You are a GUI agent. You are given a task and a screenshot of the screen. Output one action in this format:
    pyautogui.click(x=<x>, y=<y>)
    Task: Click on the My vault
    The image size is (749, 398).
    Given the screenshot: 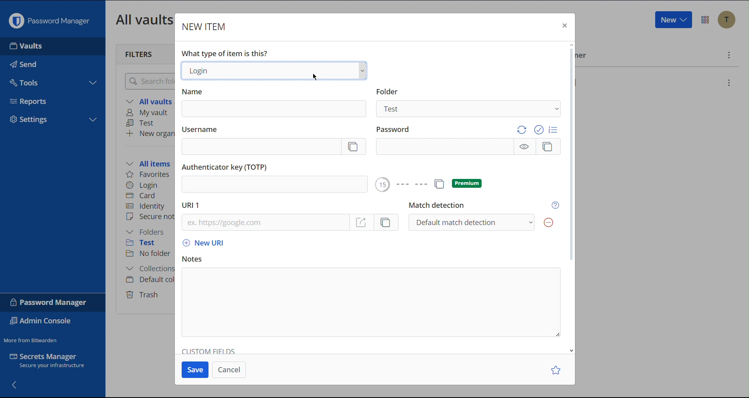 What is the action you would take?
    pyautogui.click(x=150, y=113)
    